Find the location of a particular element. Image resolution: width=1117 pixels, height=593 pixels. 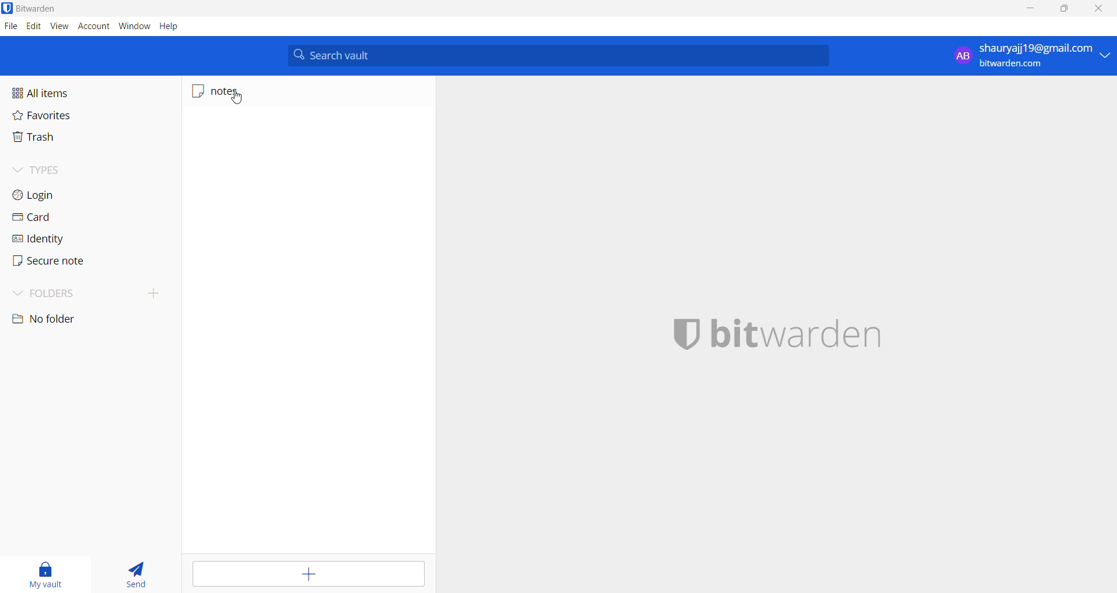

view is located at coordinates (58, 26).